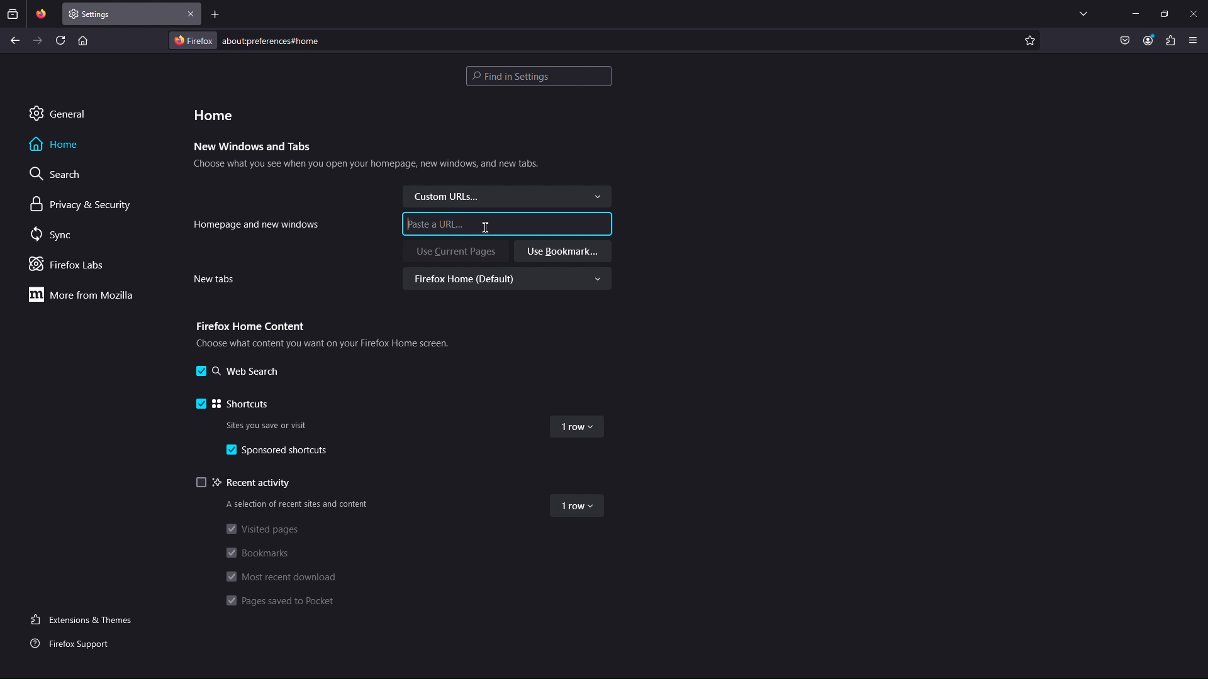 The width and height of the screenshot is (1208, 679). I want to click on Choose what you see when you open your homepage, so click(366, 166).